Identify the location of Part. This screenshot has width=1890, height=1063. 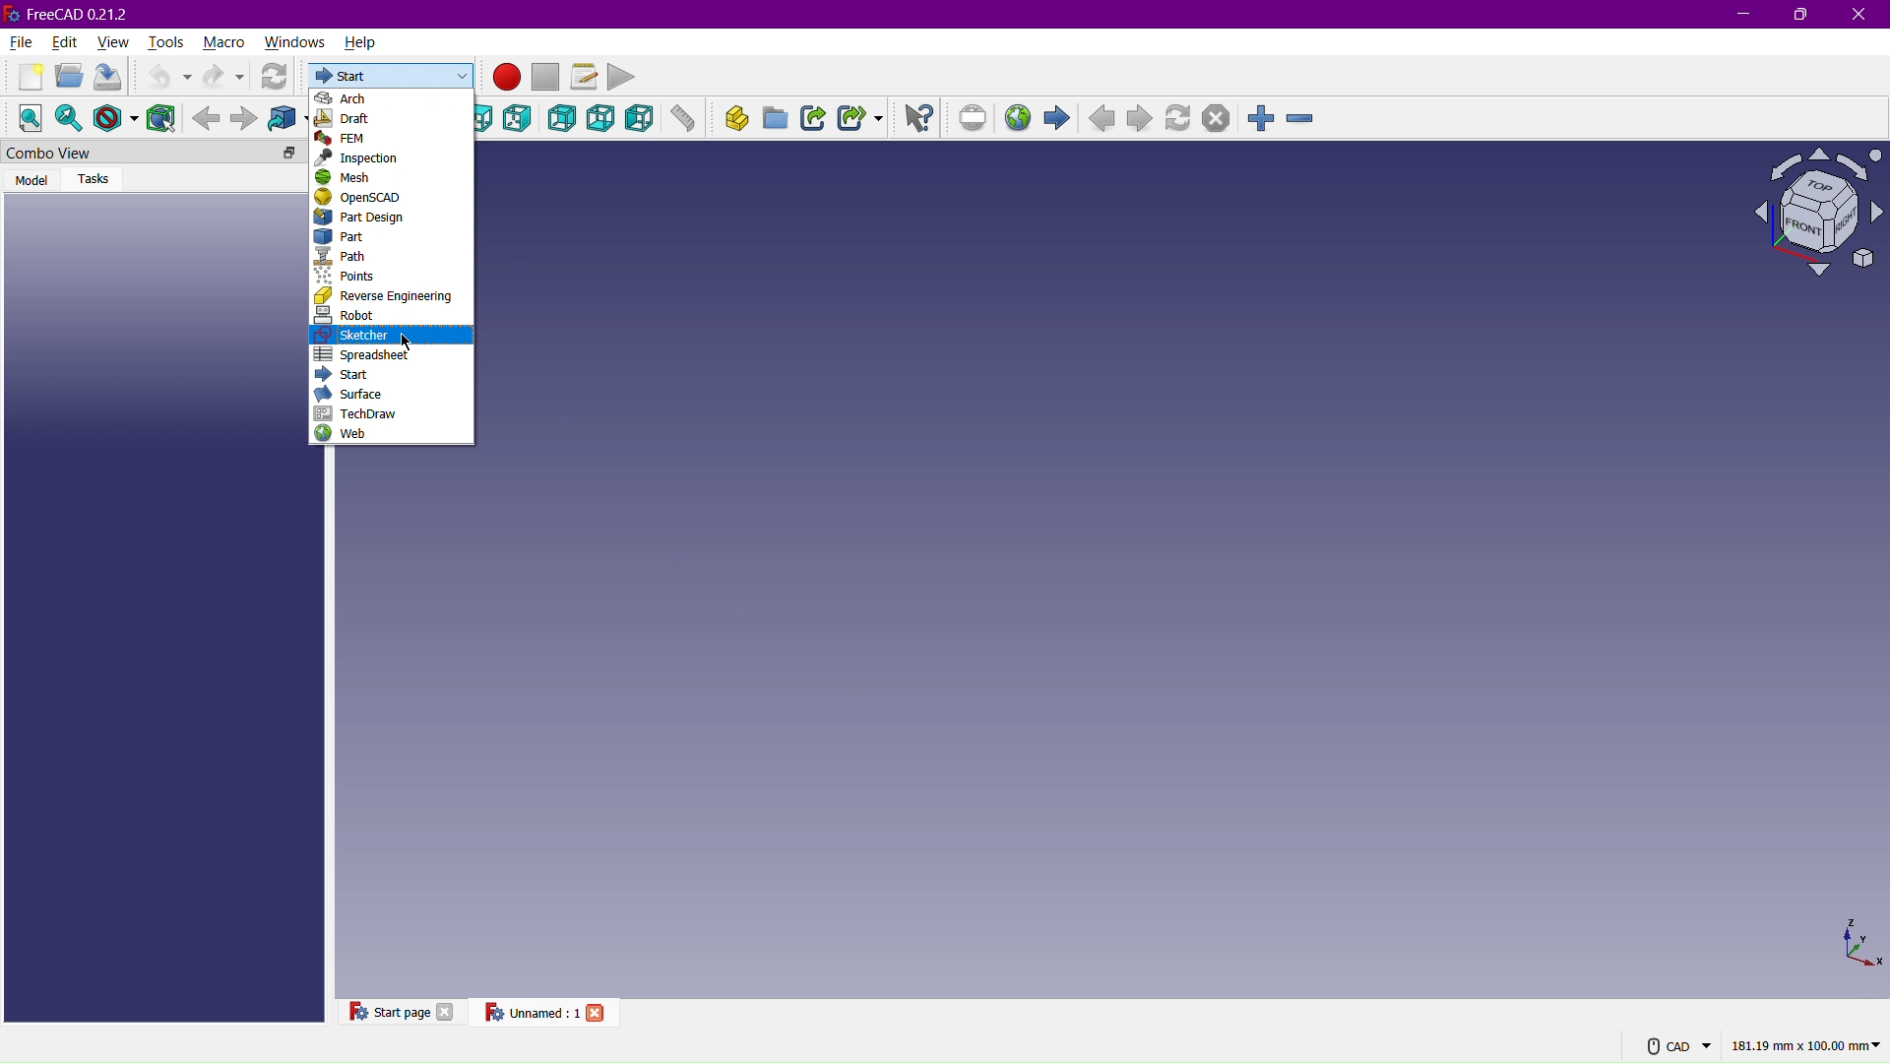
(344, 237).